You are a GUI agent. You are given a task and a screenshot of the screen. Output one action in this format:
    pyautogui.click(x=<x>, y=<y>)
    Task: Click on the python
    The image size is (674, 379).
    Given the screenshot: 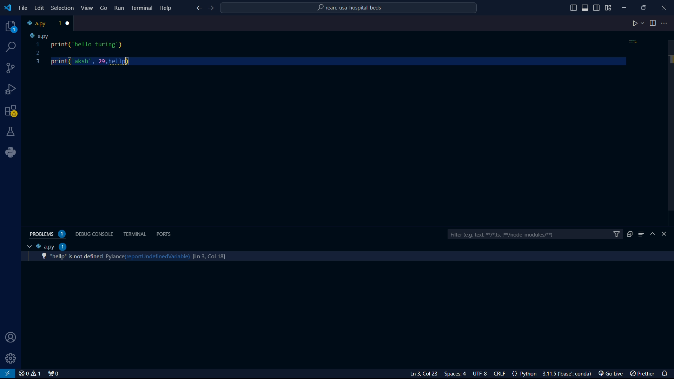 What is the action you would take?
    pyautogui.click(x=13, y=152)
    